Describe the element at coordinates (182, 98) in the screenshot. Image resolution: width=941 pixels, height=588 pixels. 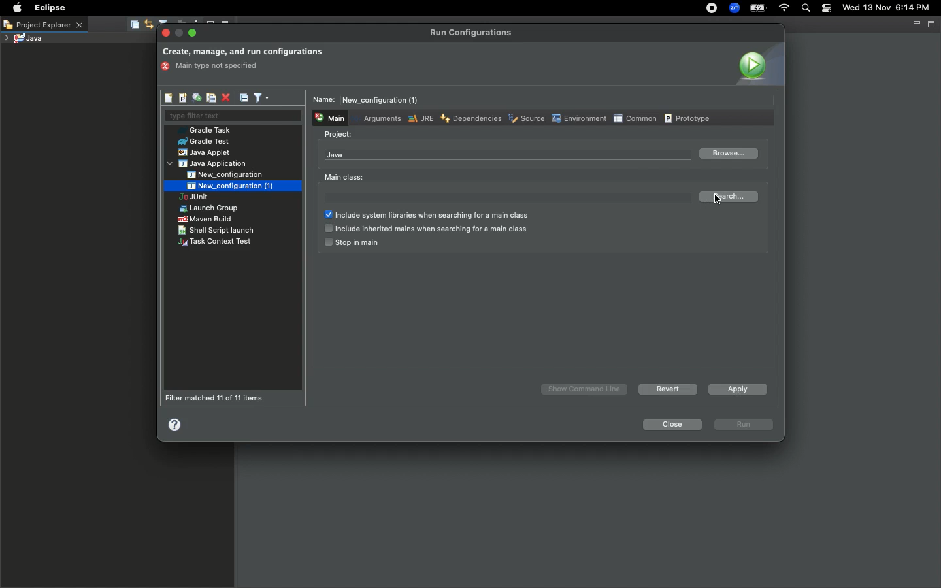
I see `New launch configuration prototype` at that location.